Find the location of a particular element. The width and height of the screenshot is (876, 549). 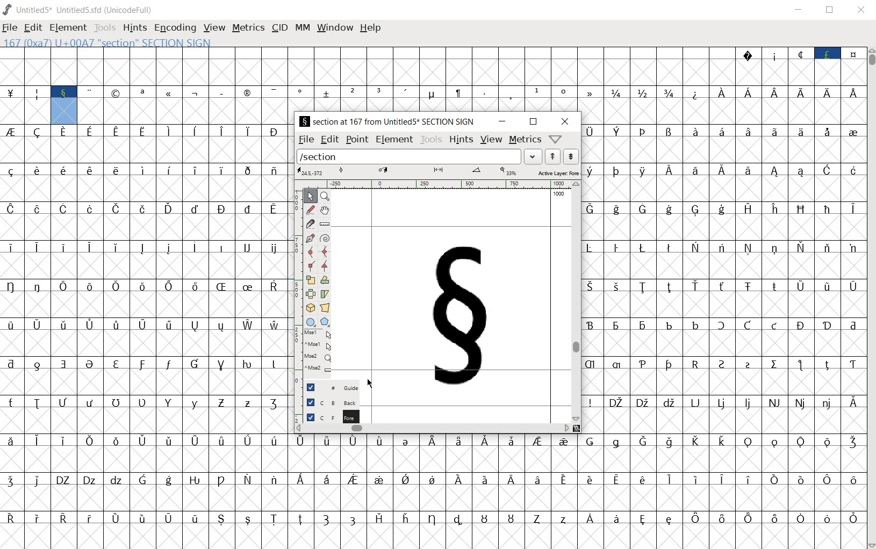

polygon or star is located at coordinates (326, 323).